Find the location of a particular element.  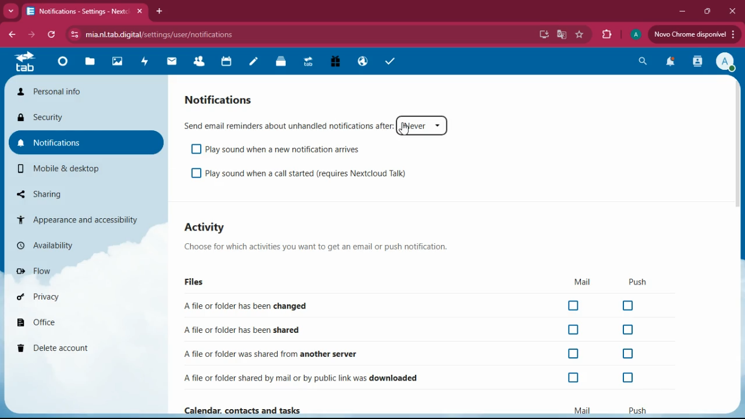

cursor is located at coordinates (405, 129).